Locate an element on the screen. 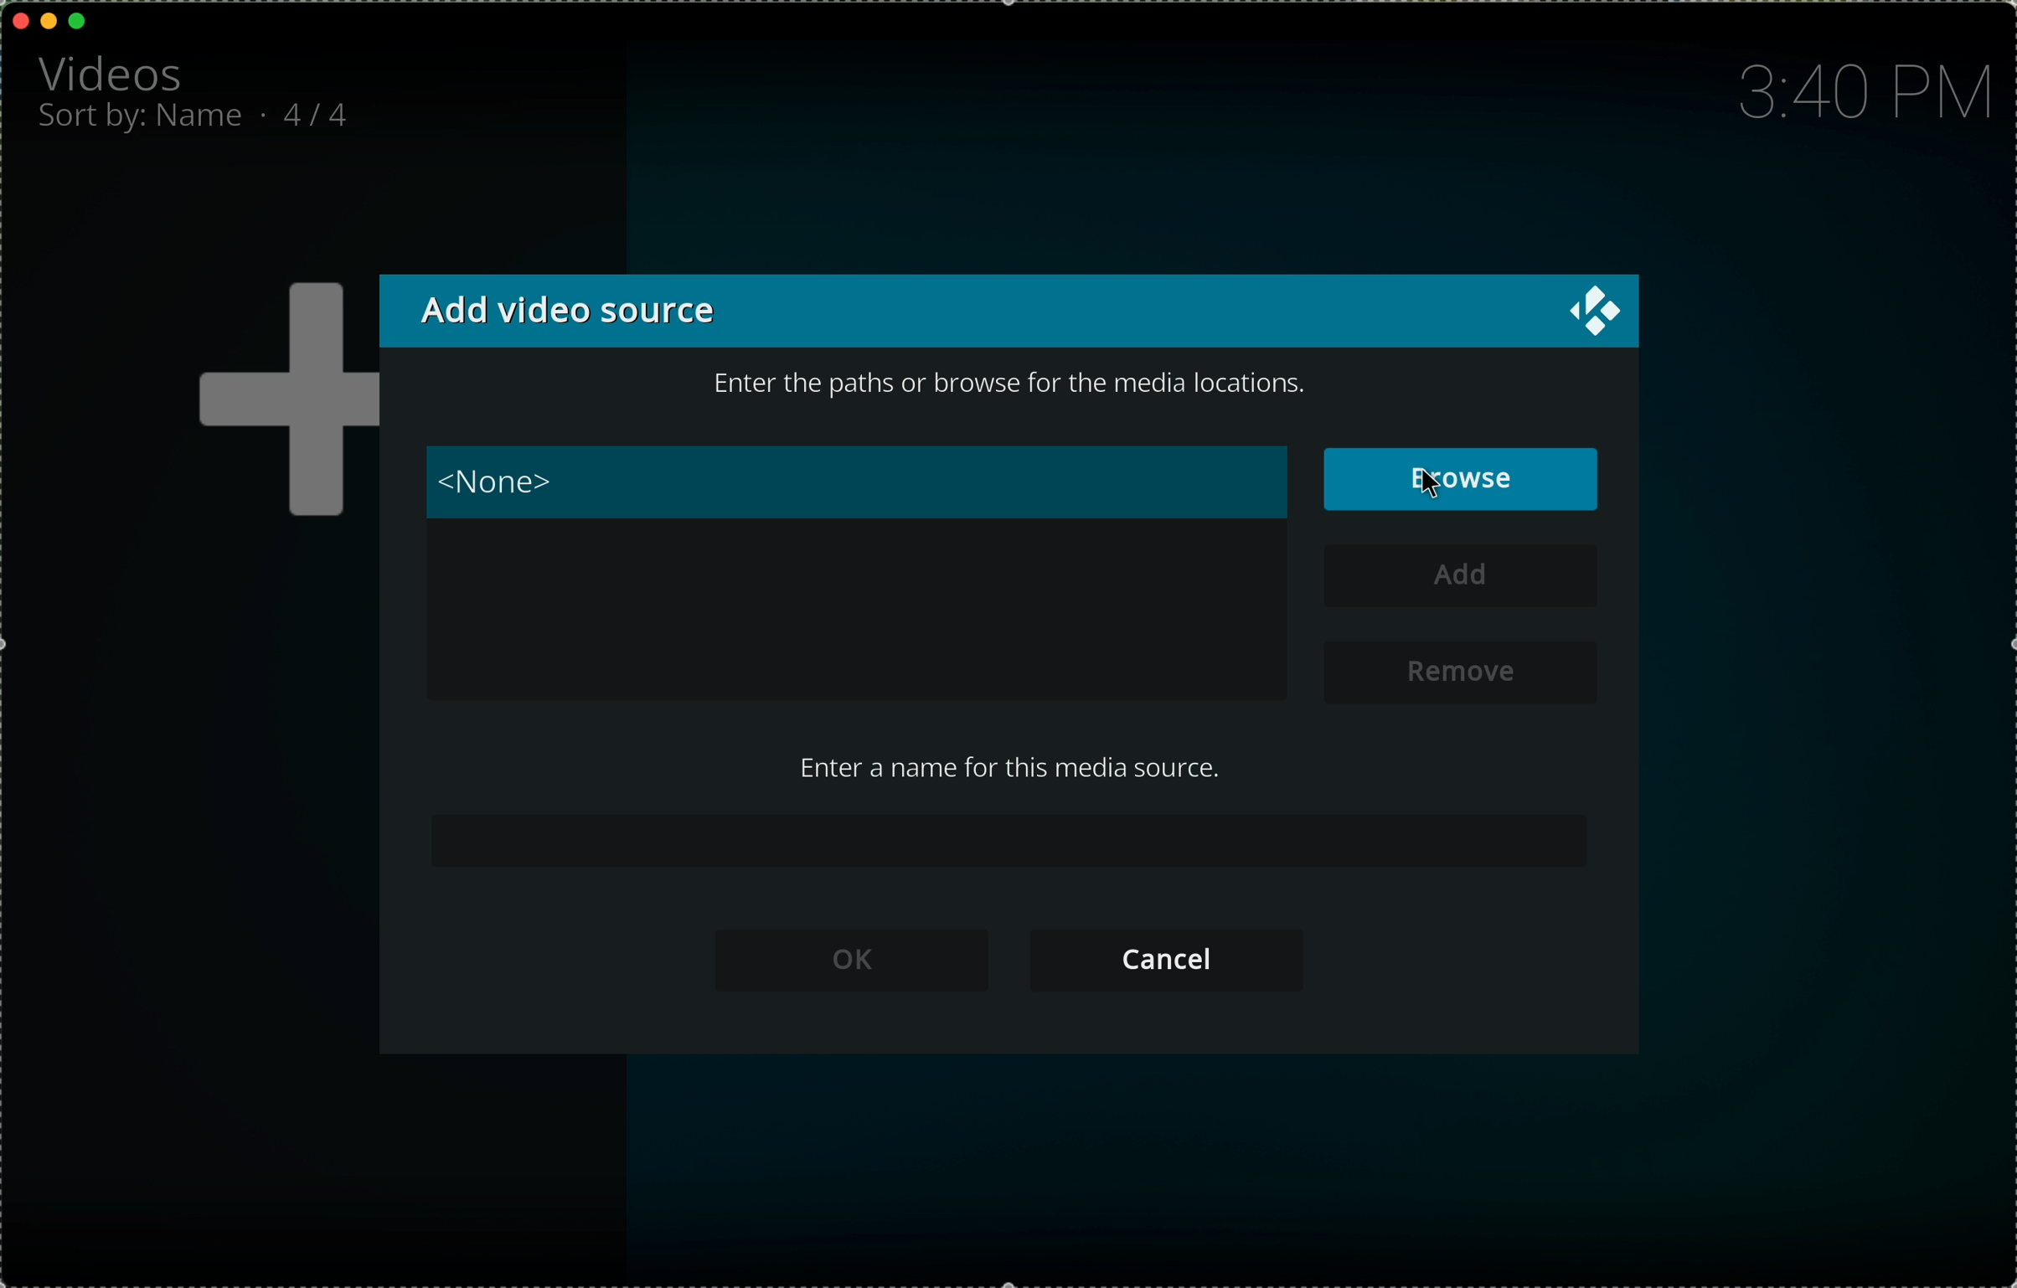 This screenshot has height=1288, width=2017. OK is located at coordinates (862, 962).